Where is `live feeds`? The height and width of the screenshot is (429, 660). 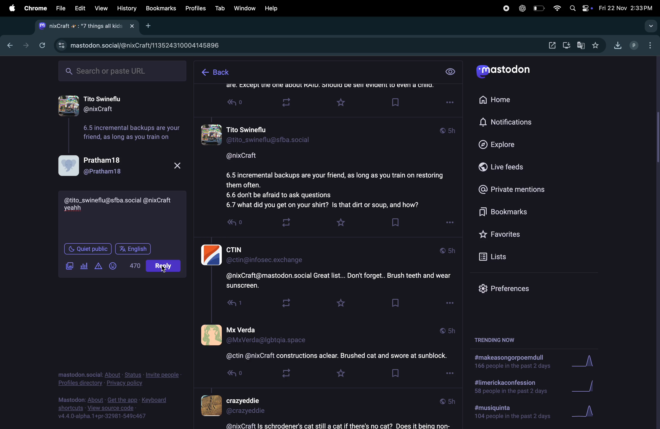 live feeds is located at coordinates (511, 168).